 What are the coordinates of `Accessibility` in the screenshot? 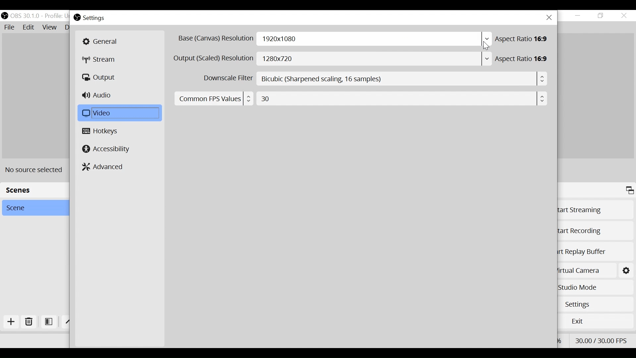 It's located at (106, 149).